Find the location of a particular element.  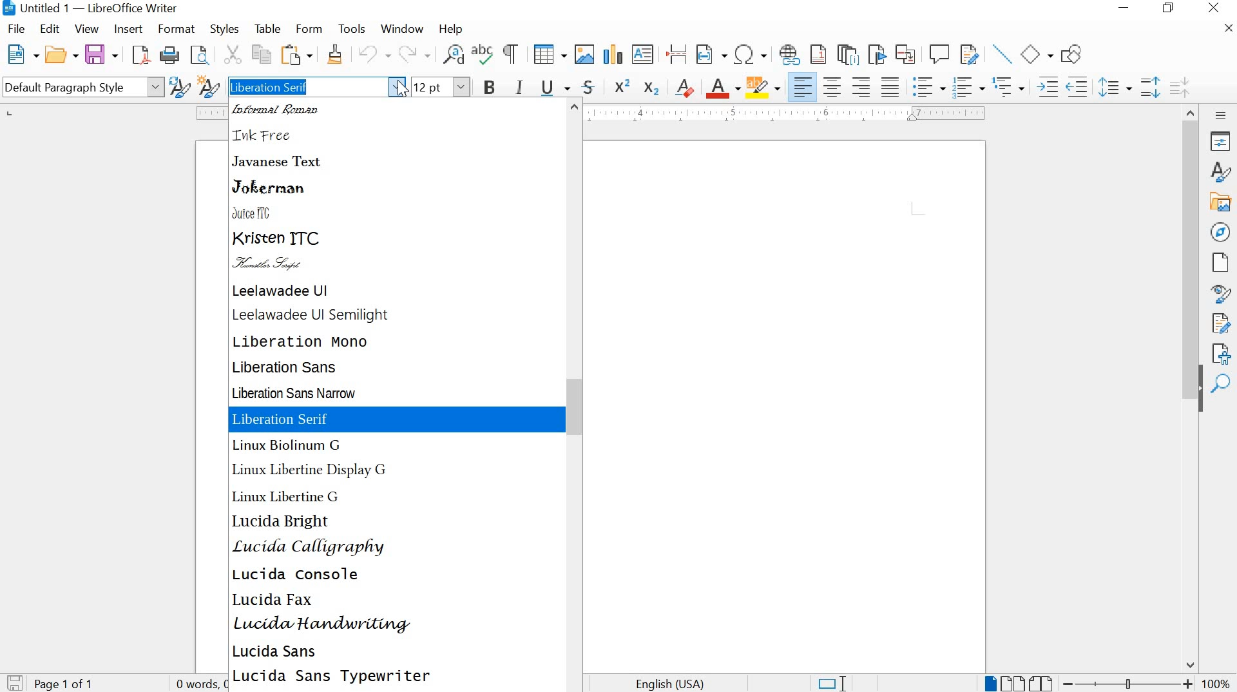

STANDARD SELECTION is located at coordinates (832, 683).